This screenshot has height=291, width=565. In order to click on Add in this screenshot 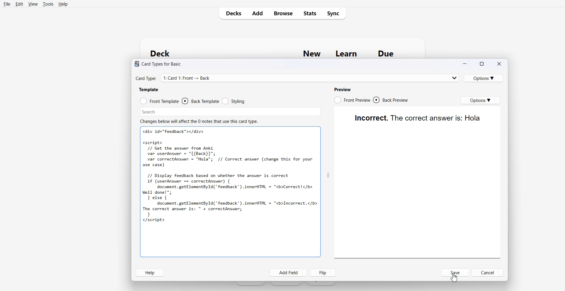, I will do `click(257, 13)`.